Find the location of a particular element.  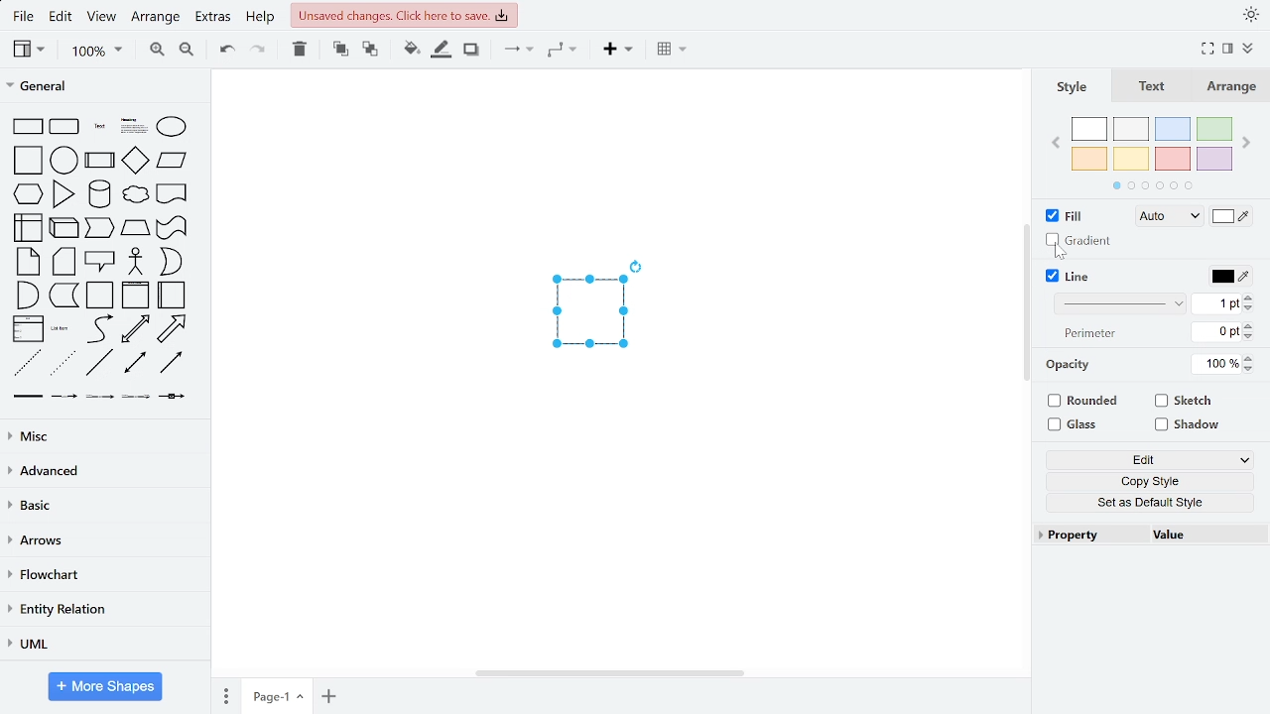

line style is located at coordinates (1121, 302).